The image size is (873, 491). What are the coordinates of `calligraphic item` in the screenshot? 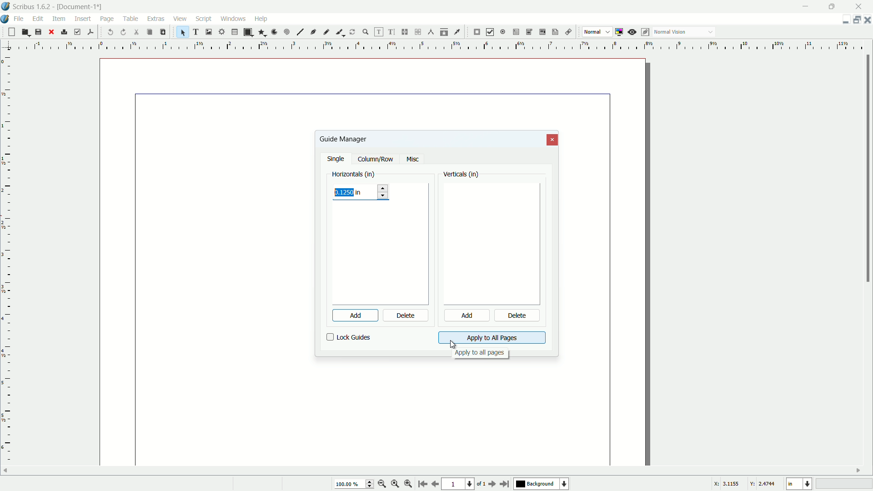 It's located at (339, 32).